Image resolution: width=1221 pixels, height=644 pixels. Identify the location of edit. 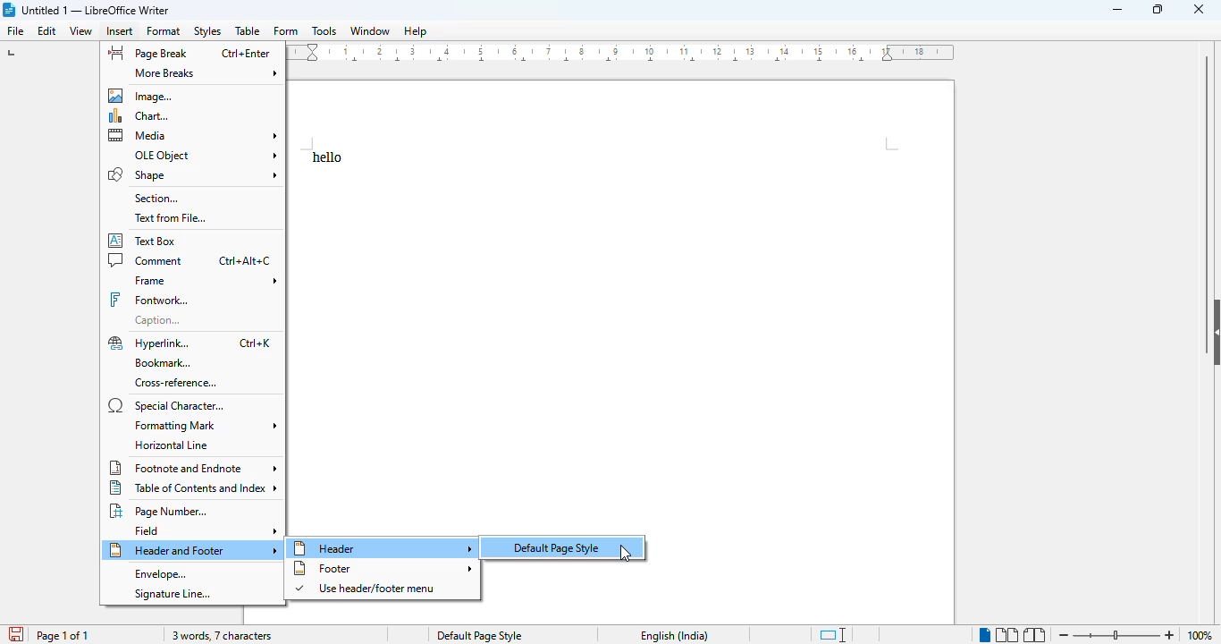
(47, 30).